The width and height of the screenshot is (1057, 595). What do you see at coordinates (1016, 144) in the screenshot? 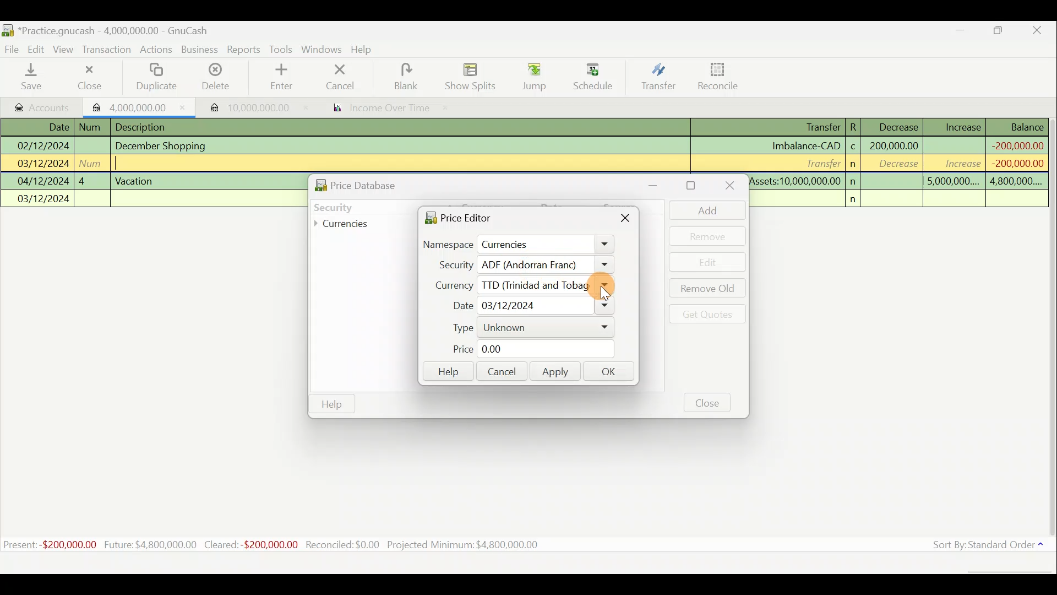
I see `-200,000,000` at bounding box center [1016, 144].